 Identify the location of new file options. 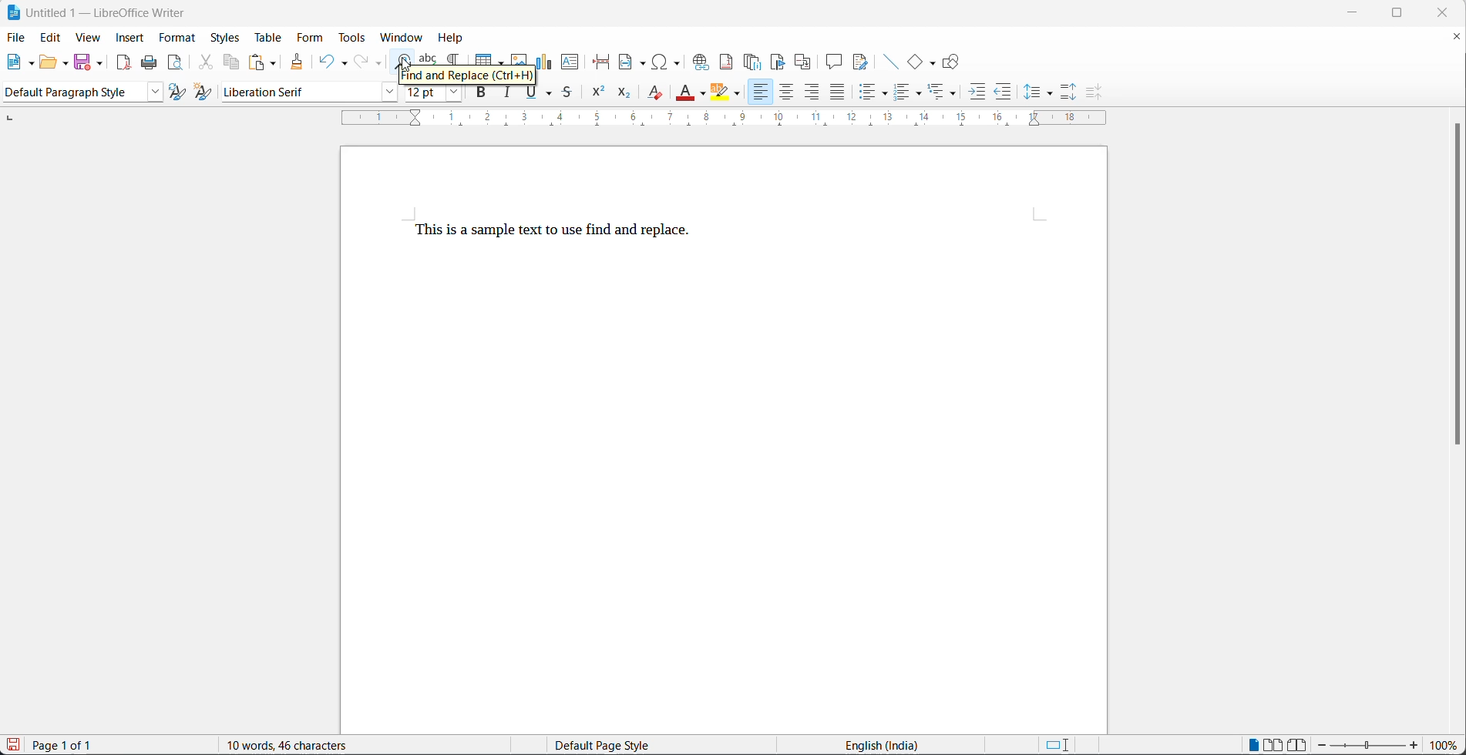
(32, 64).